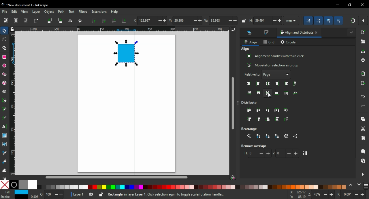  I want to click on distribute horizontally with even spacing between left edges, so click(249, 111).